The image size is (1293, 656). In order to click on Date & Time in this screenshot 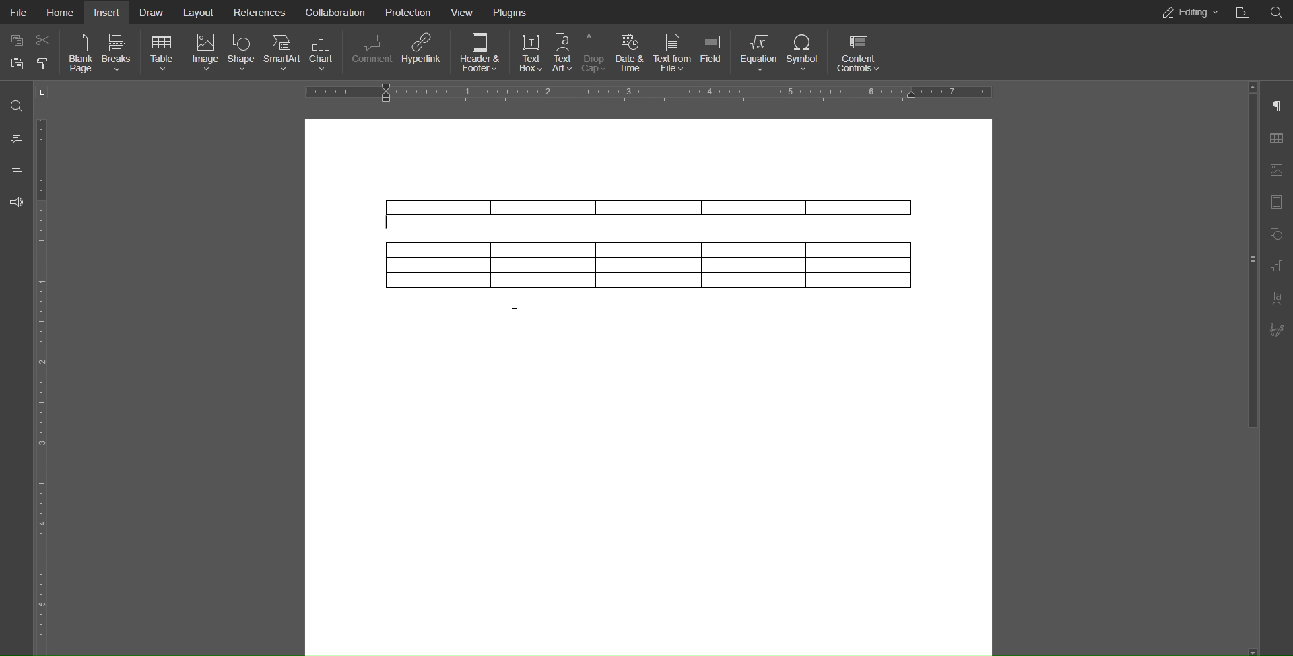, I will do `click(630, 53)`.